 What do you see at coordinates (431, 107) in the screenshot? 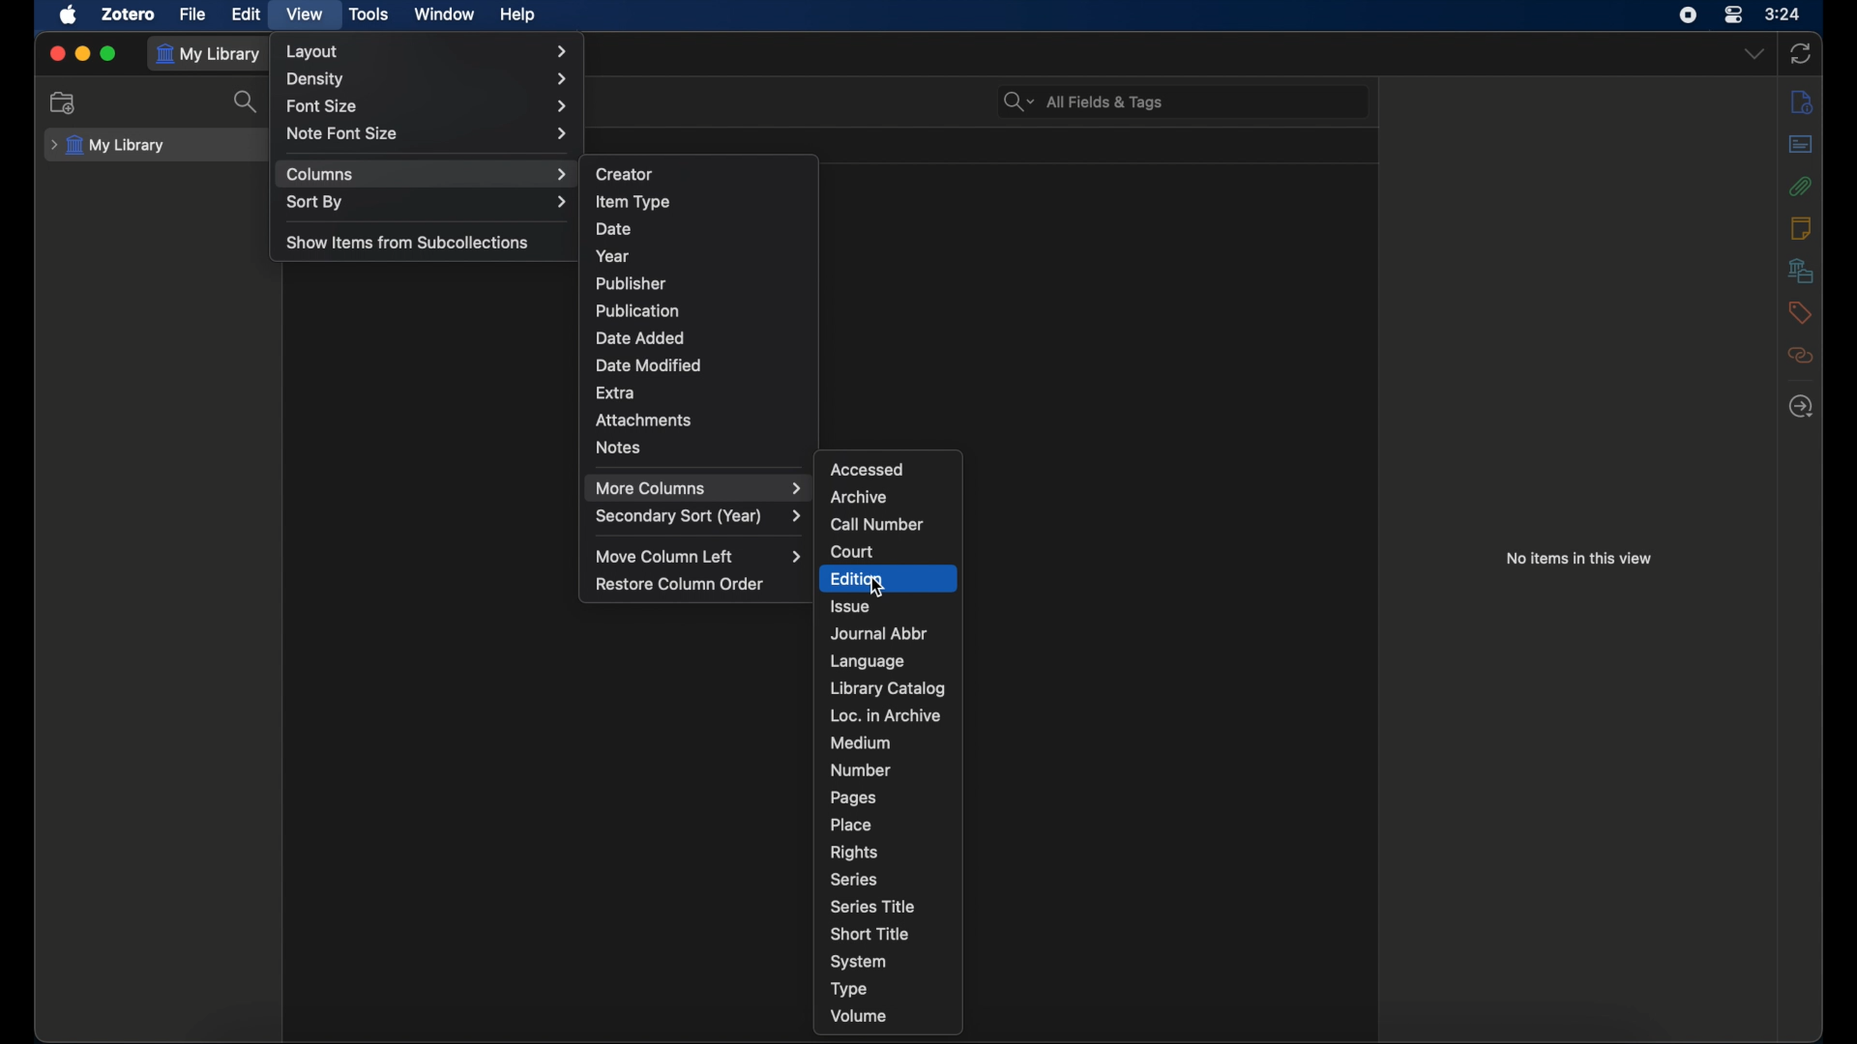
I see `font size` at bounding box center [431, 107].